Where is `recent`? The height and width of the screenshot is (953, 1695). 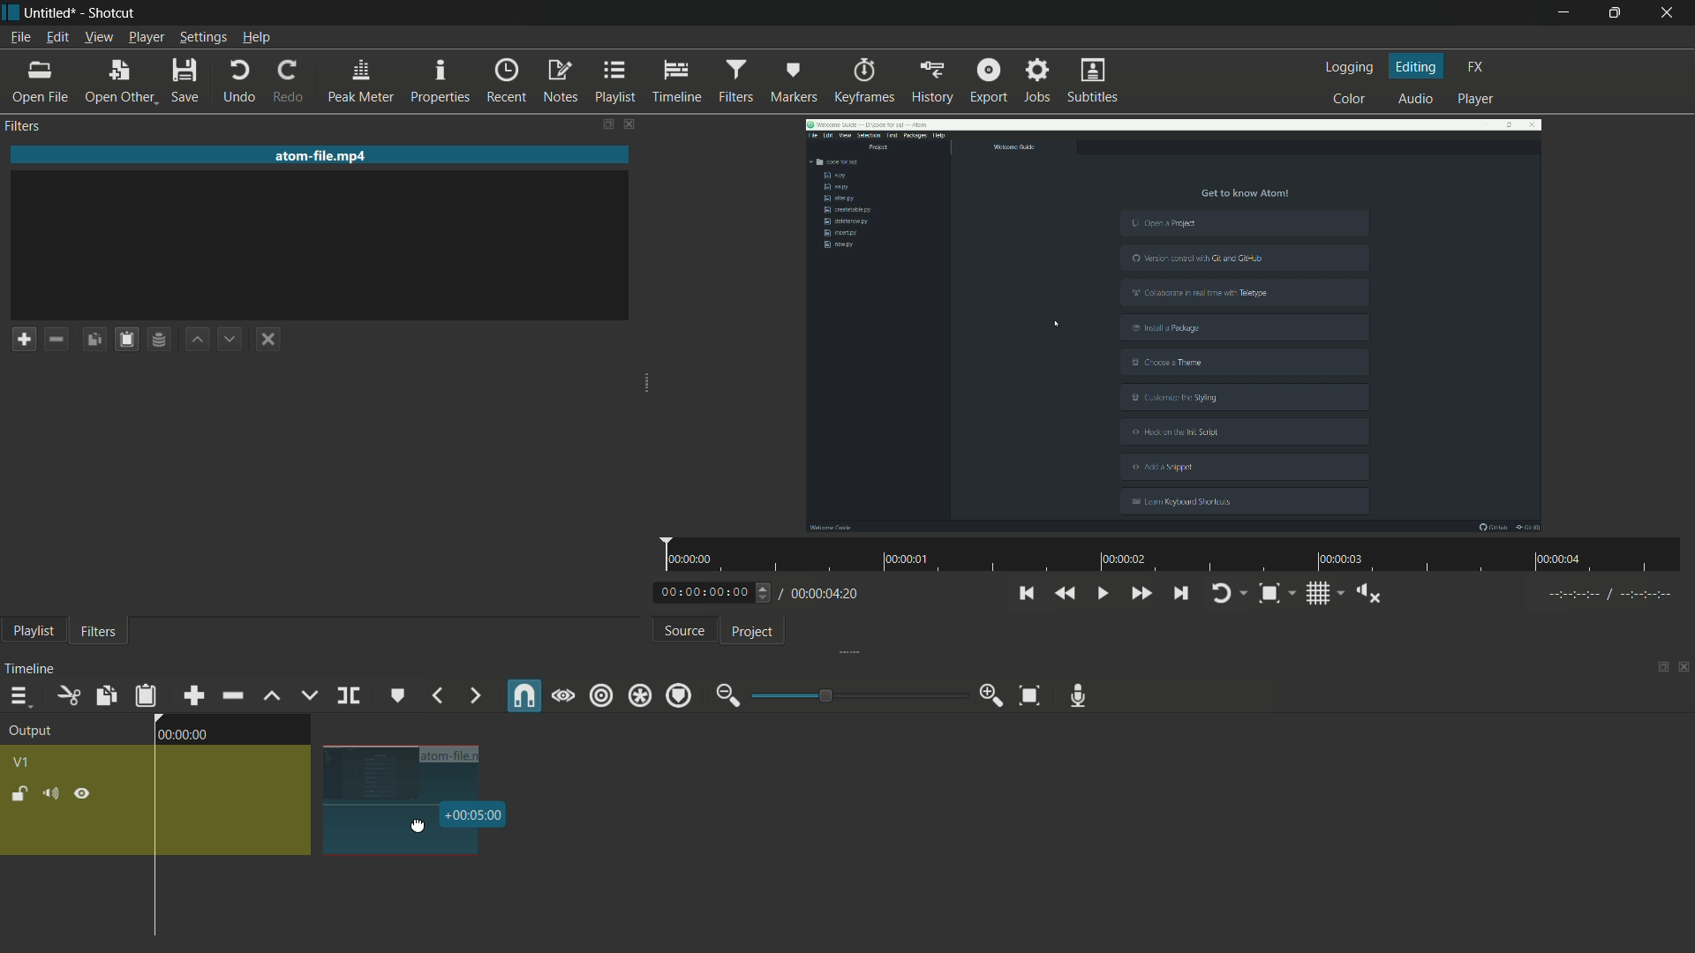
recent is located at coordinates (502, 80).